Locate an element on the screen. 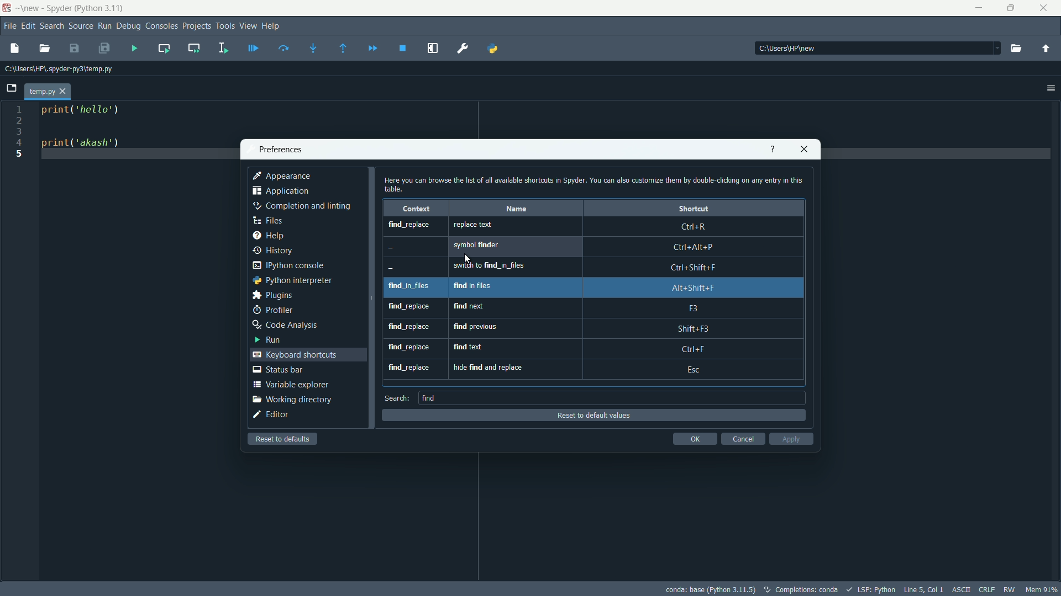  Completions:conda  is located at coordinates (802, 590).